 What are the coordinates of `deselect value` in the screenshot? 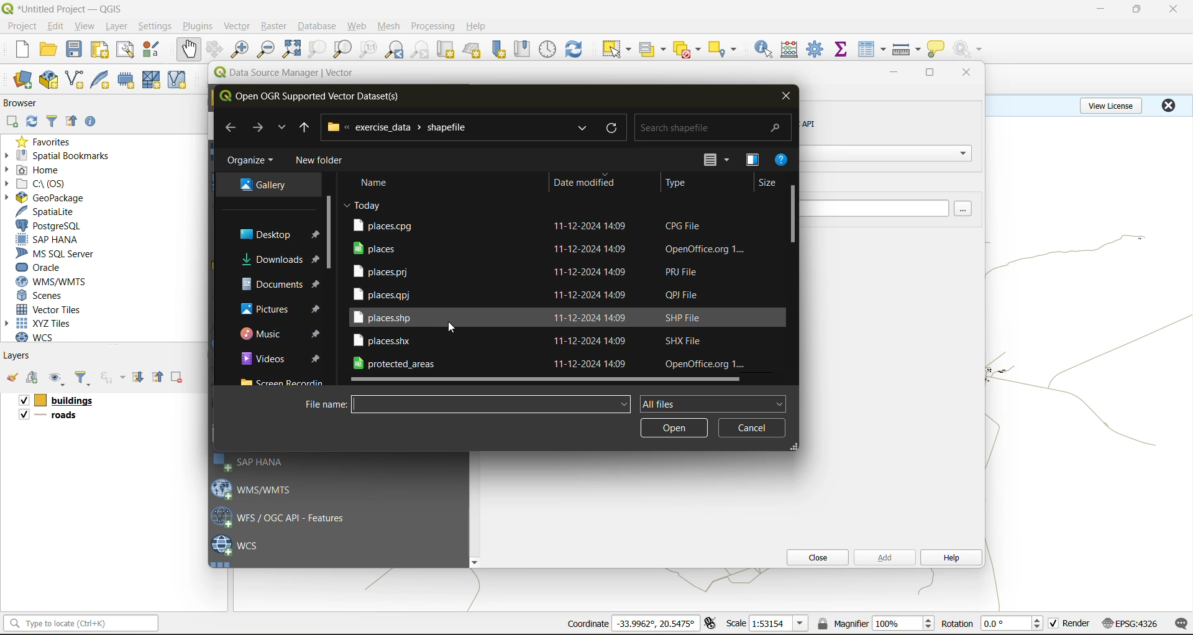 It's located at (688, 50).